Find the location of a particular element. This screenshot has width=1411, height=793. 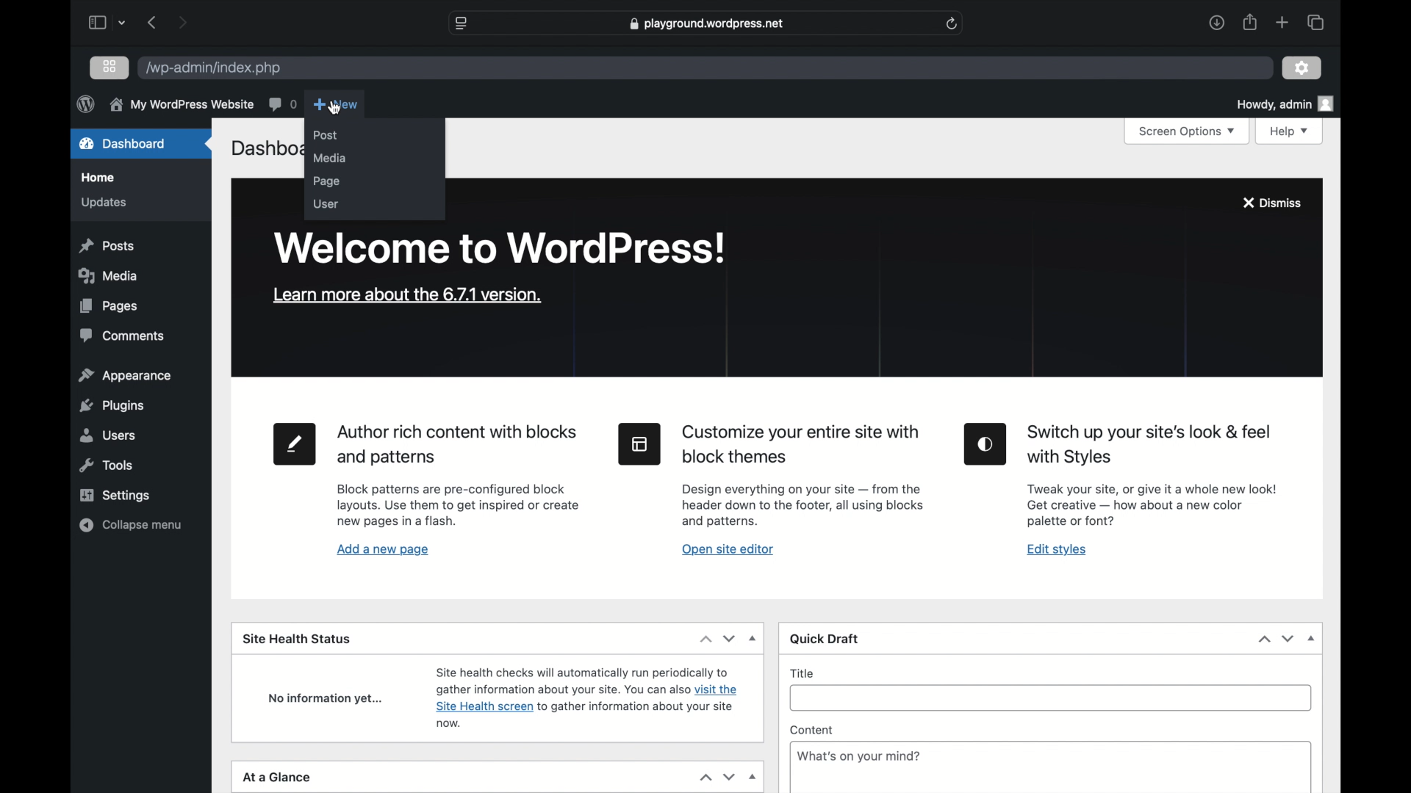

home is located at coordinates (96, 178).